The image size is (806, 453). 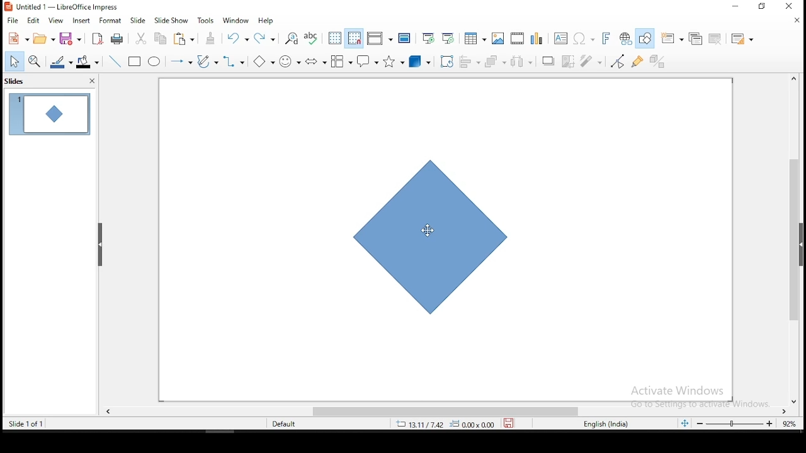 What do you see at coordinates (448, 411) in the screenshot?
I see `scroll bar` at bounding box center [448, 411].